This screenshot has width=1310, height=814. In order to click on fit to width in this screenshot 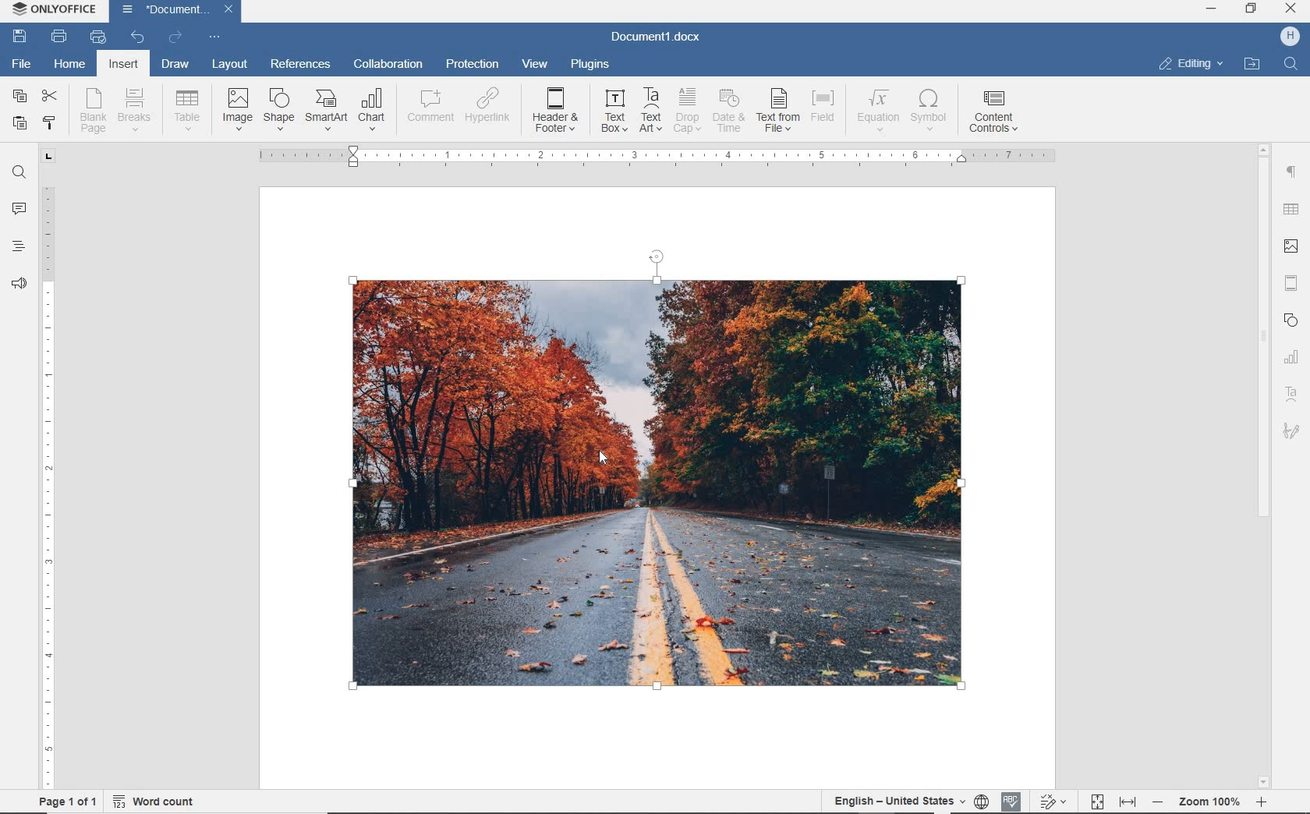, I will do `click(1128, 802)`.